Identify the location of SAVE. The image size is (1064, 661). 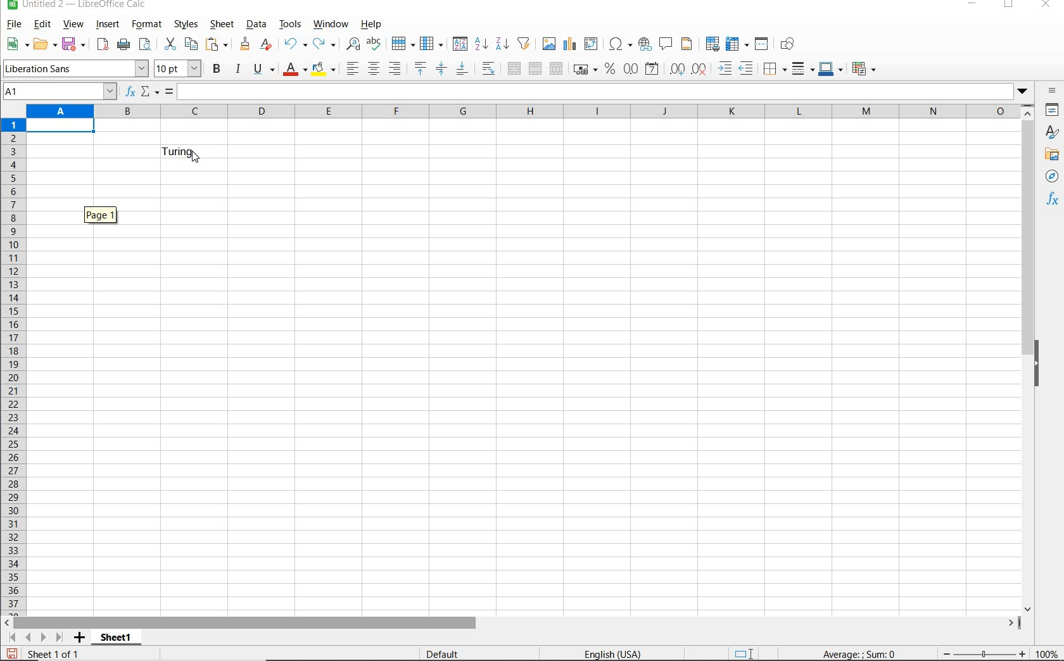
(11, 654).